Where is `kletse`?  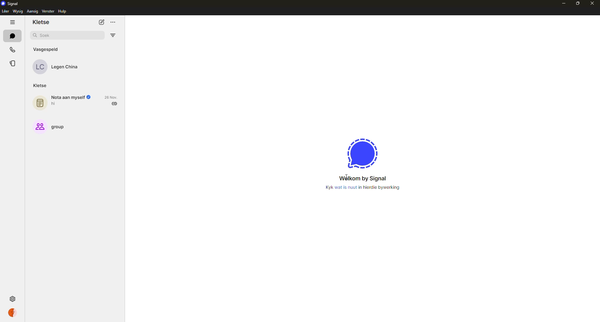 kletse is located at coordinates (40, 85).